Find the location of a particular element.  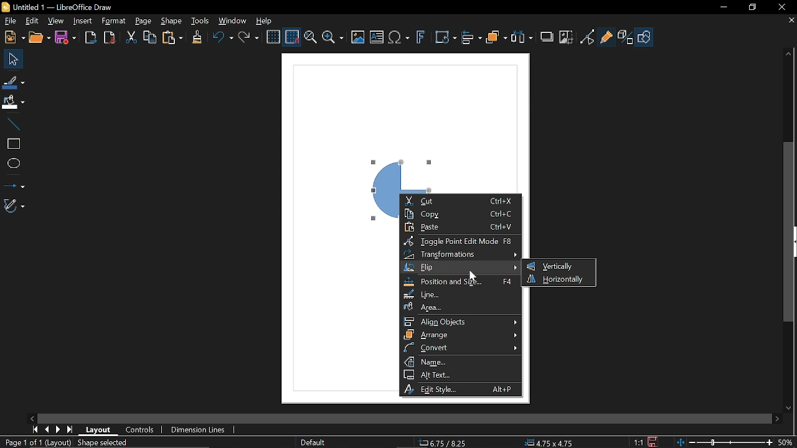

Restore down is located at coordinates (752, 6).